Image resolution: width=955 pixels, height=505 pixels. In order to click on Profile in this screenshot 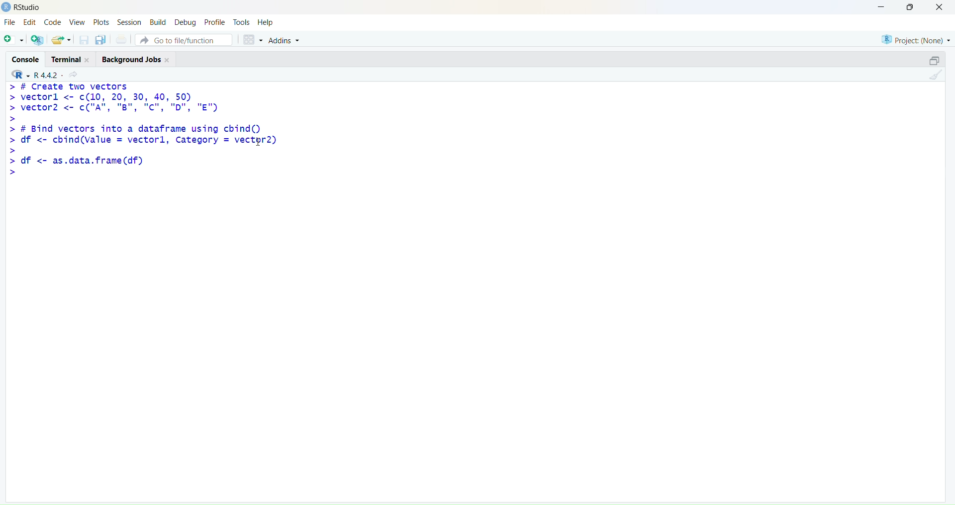, I will do `click(214, 21)`.